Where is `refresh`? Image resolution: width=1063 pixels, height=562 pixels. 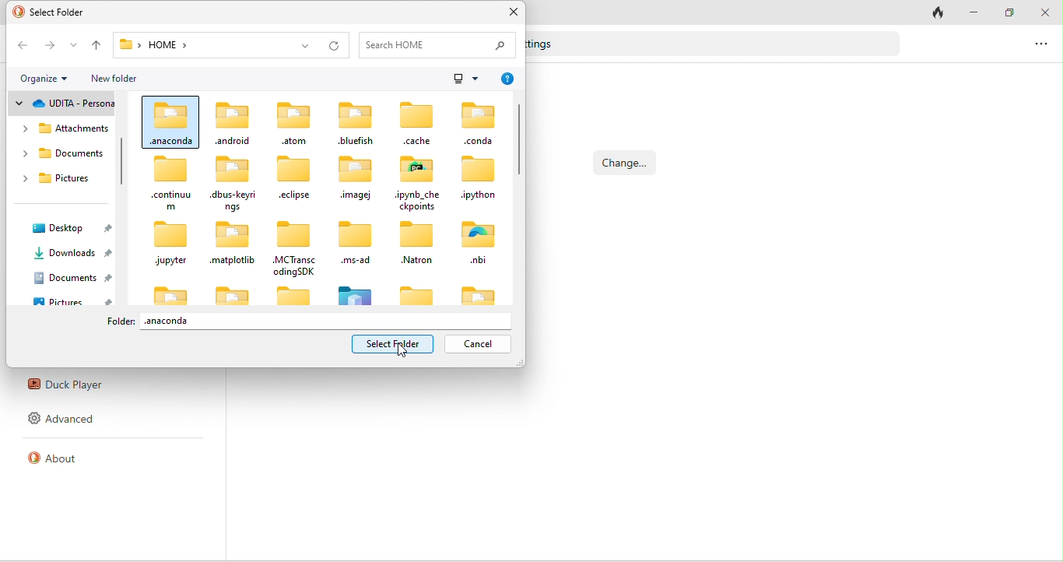
refresh is located at coordinates (337, 44).